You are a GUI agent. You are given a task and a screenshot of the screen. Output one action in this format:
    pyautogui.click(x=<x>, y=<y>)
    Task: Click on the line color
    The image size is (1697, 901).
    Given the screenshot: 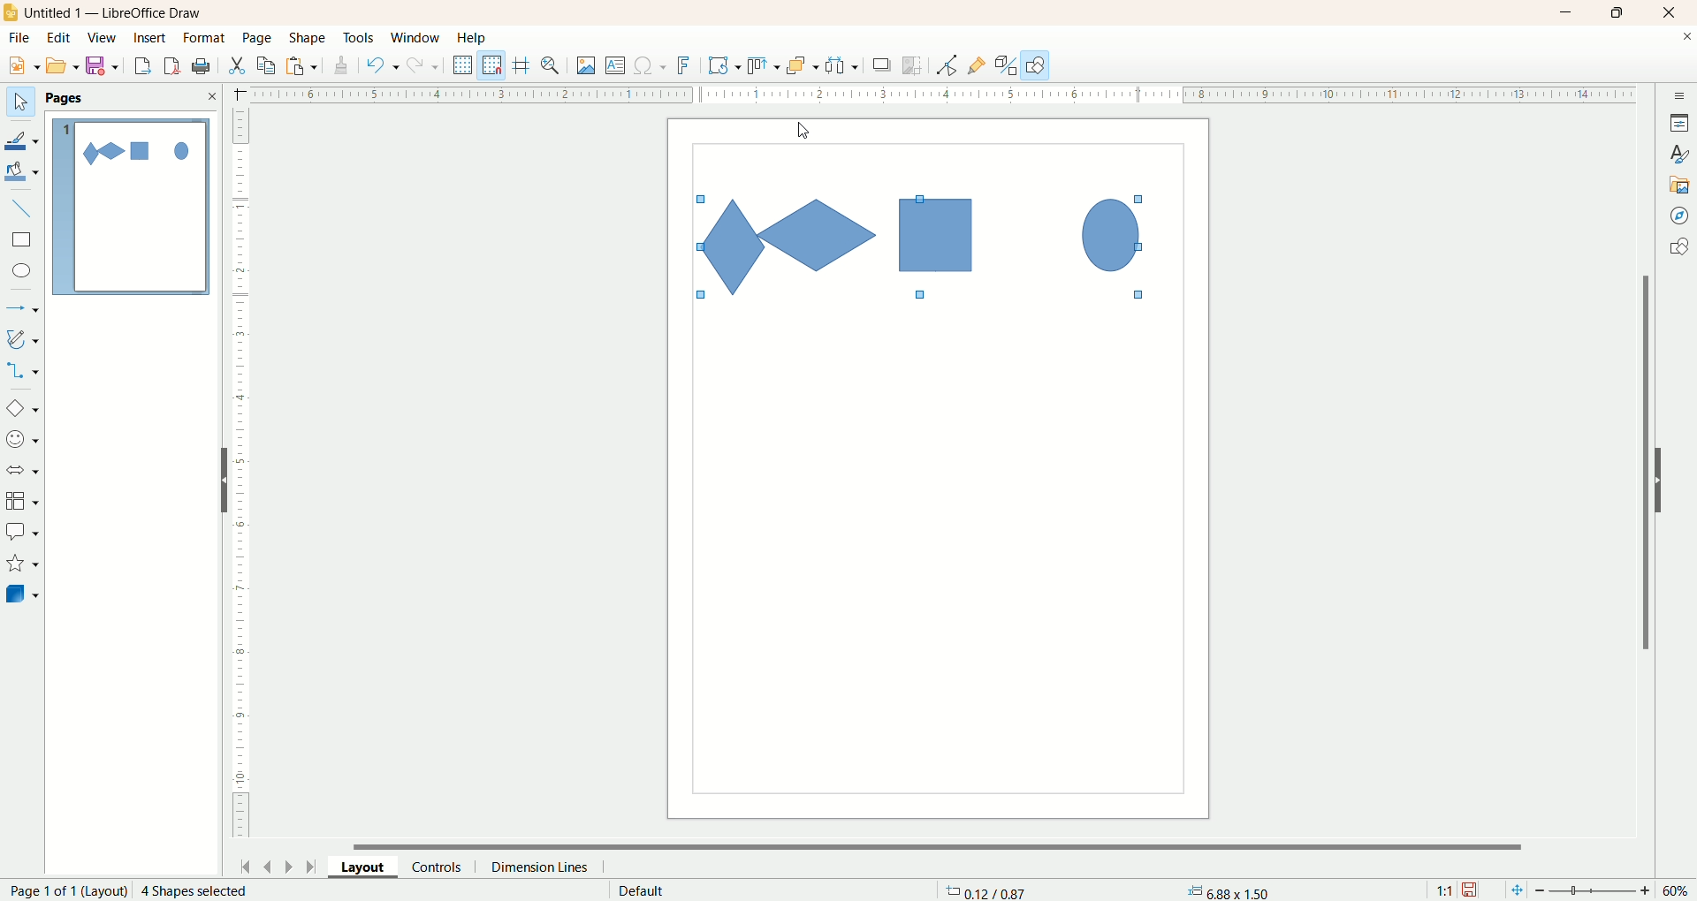 What is the action you would take?
    pyautogui.click(x=23, y=139)
    